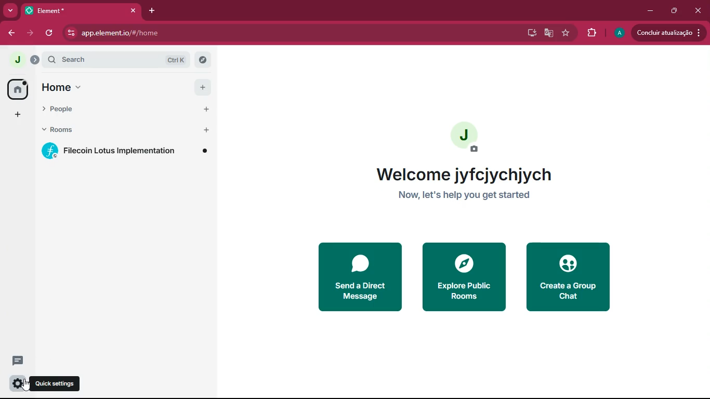  I want to click on maximize, so click(672, 11).